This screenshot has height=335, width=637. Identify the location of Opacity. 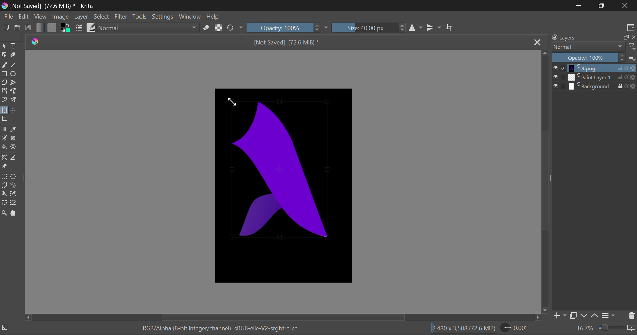
(588, 58).